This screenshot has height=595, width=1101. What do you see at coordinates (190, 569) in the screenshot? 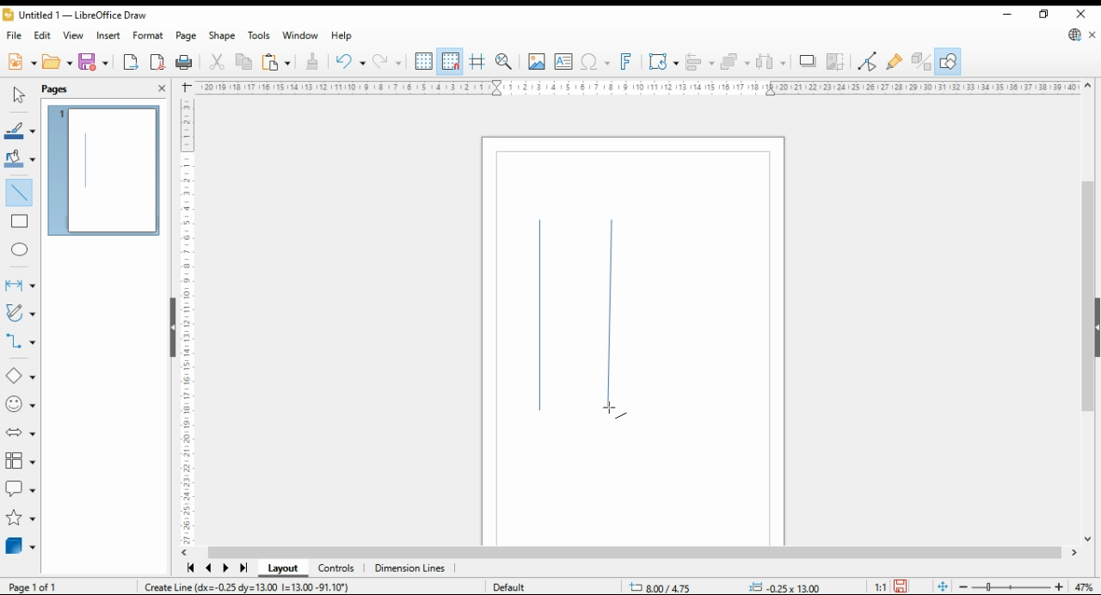
I see `first page` at bounding box center [190, 569].